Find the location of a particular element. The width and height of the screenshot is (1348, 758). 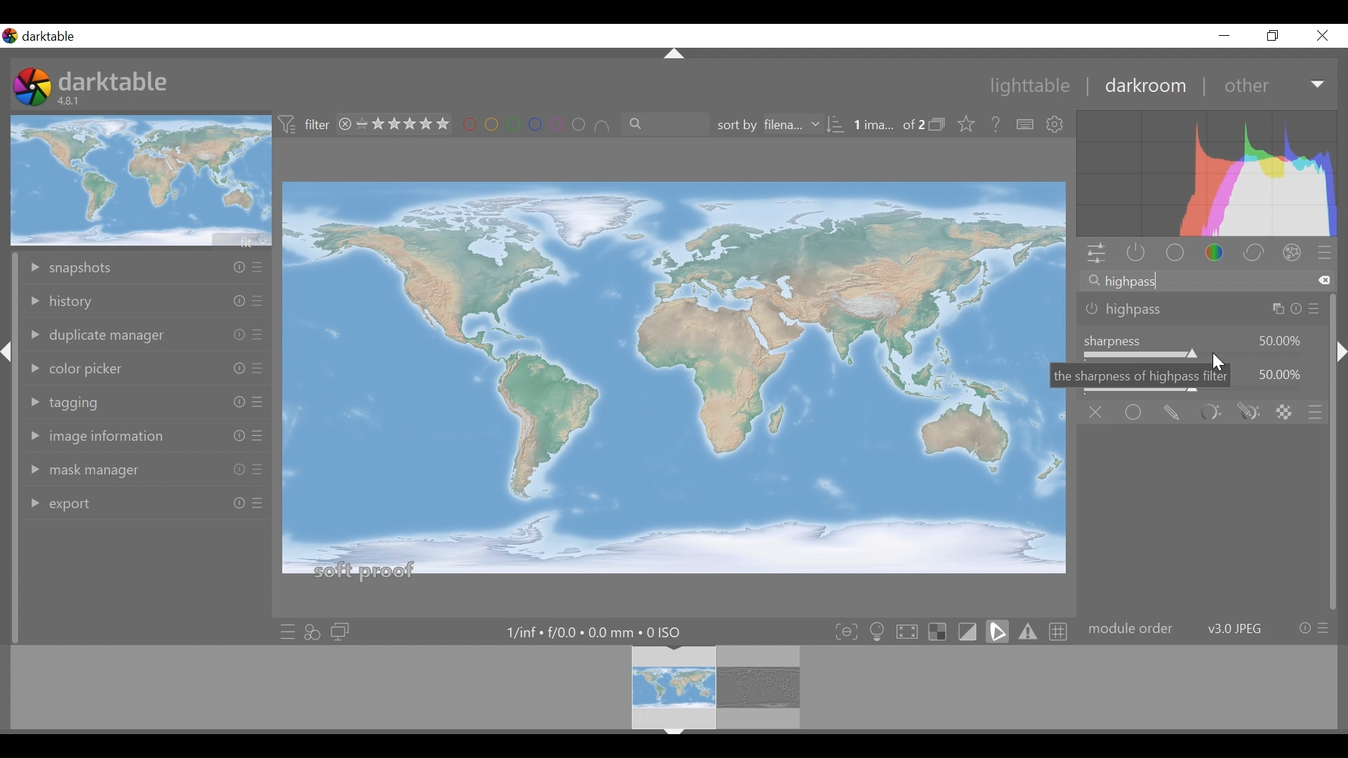

50.00% is located at coordinates (1279, 339).